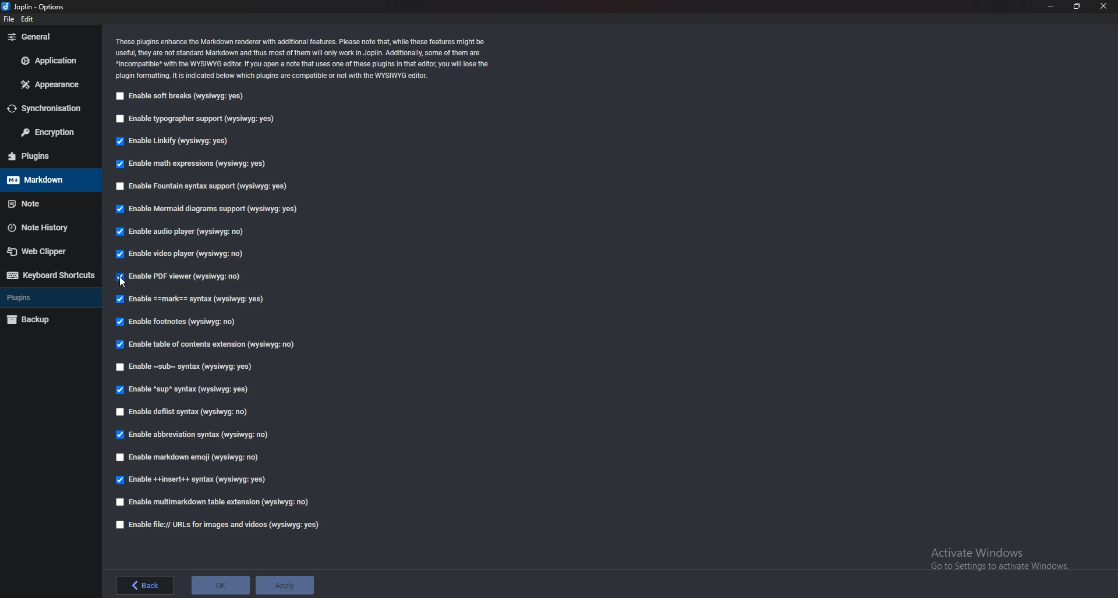 This screenshot has height=598, width=1118. Describe the element at coordinates (178, 255) in the screenshot. I see `enable video player` at that location.